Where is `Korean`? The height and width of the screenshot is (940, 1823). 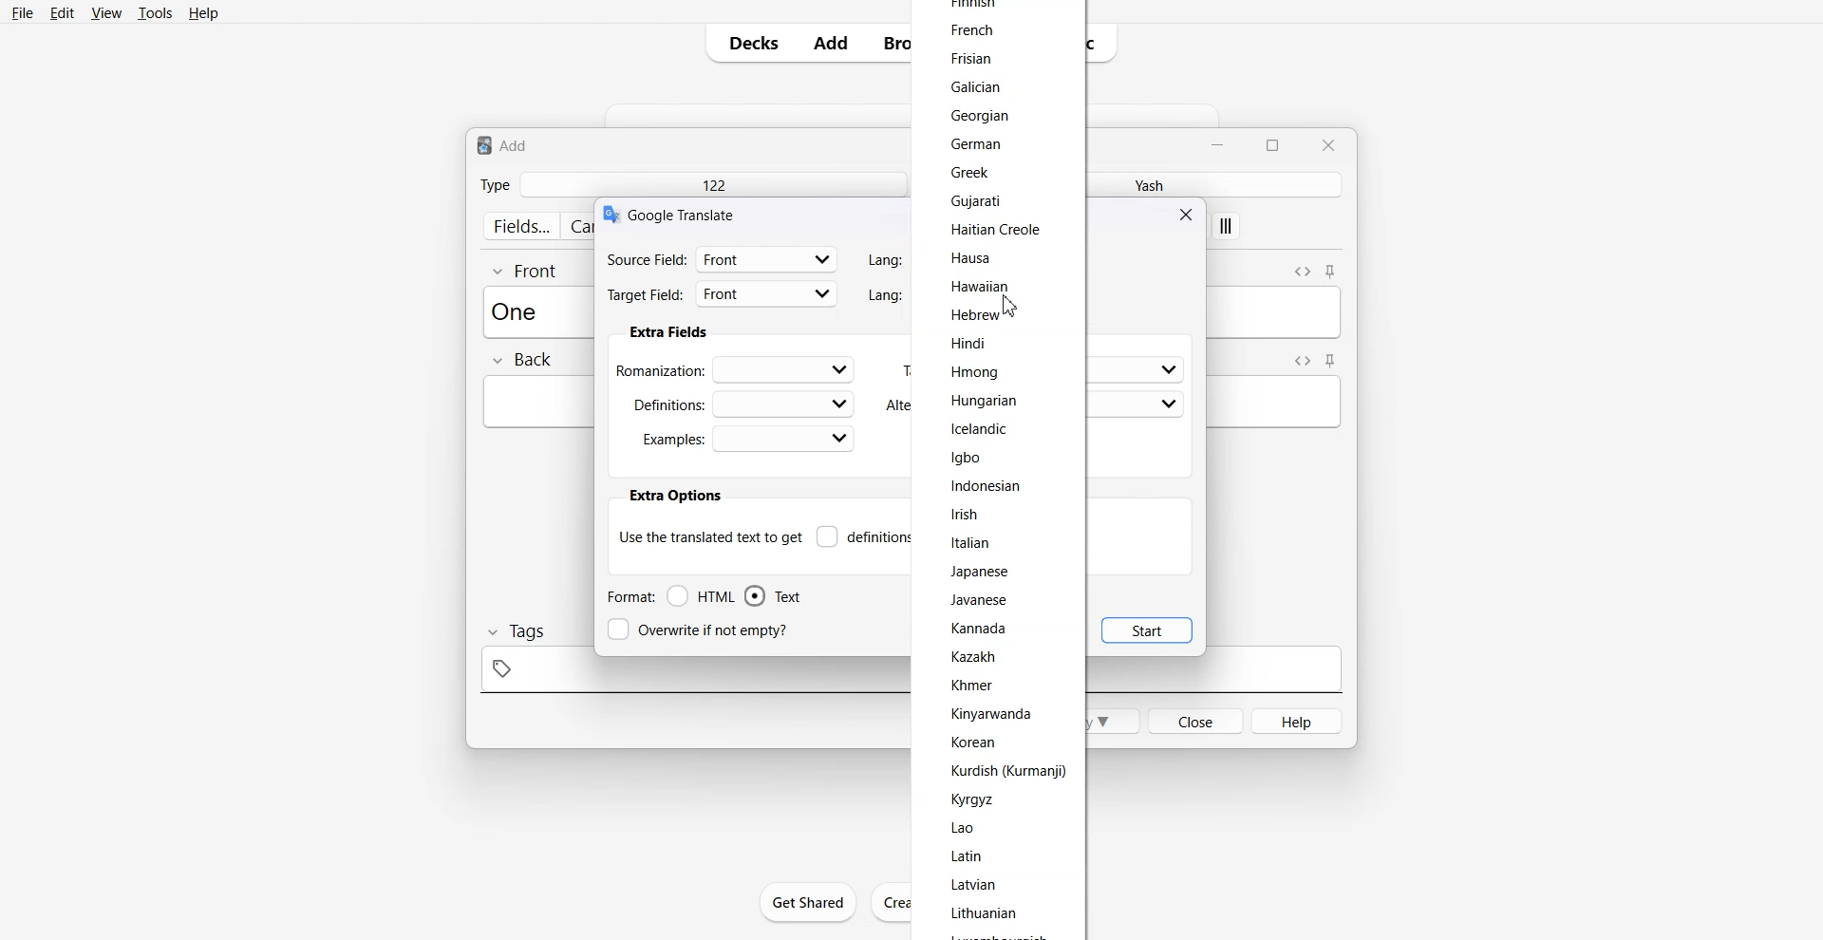
Korean is located at coordinates (972, 742).